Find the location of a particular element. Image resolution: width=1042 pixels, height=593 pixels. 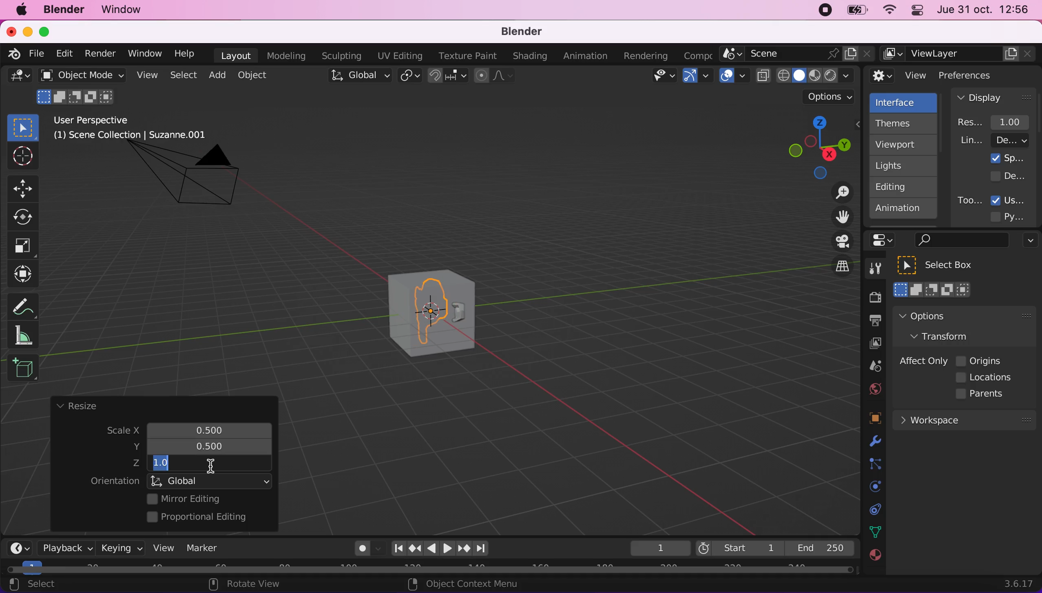

keyframe is located at coordinates (659, 549).